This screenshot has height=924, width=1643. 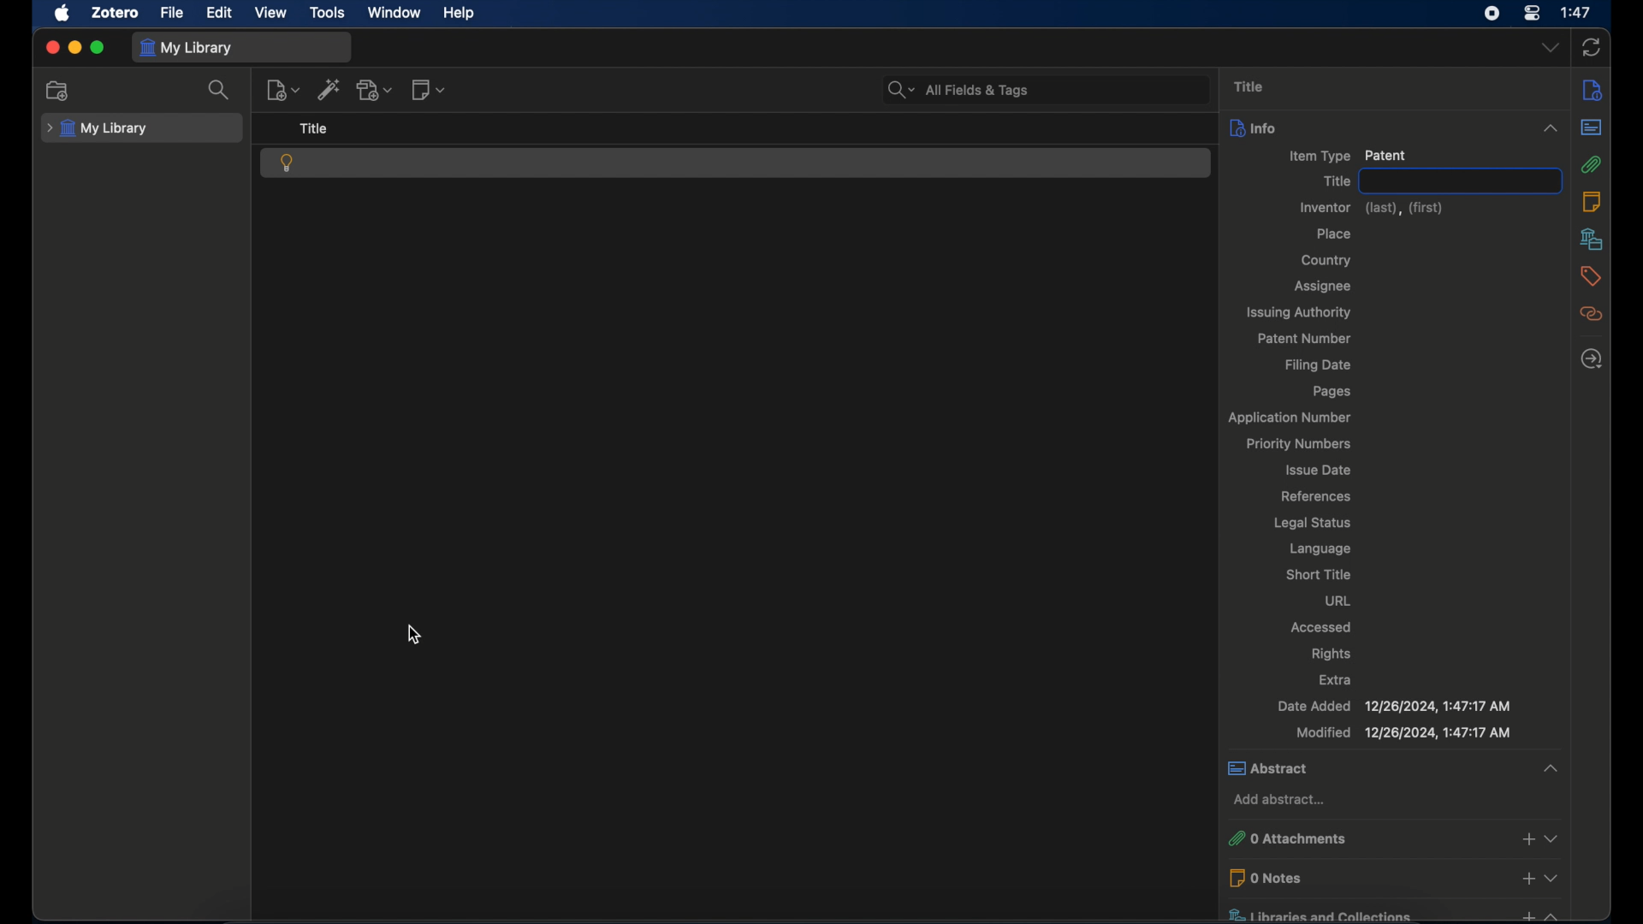 I want to click on patent, so click(x=288, y=163).